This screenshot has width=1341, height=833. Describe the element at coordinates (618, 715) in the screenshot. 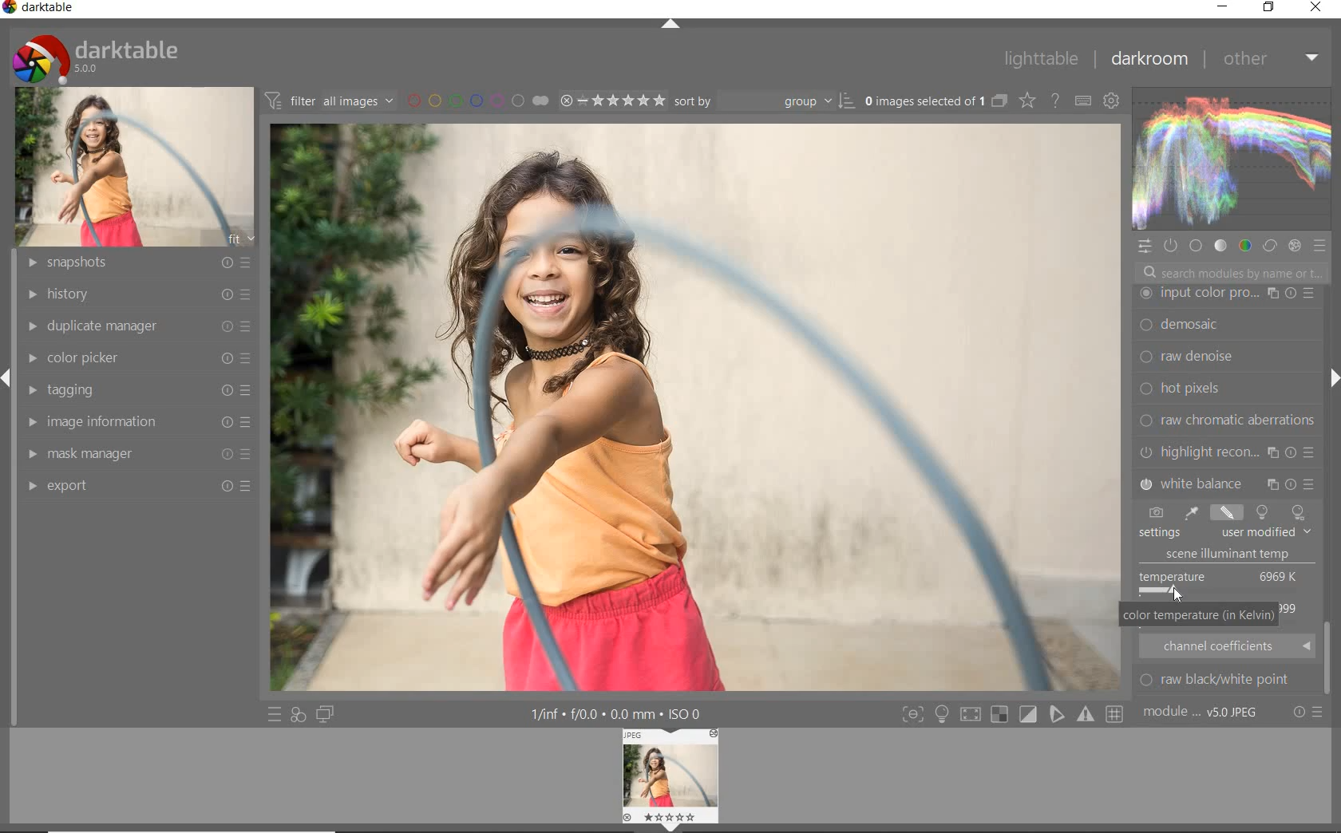

I see `other interface details` at that location.